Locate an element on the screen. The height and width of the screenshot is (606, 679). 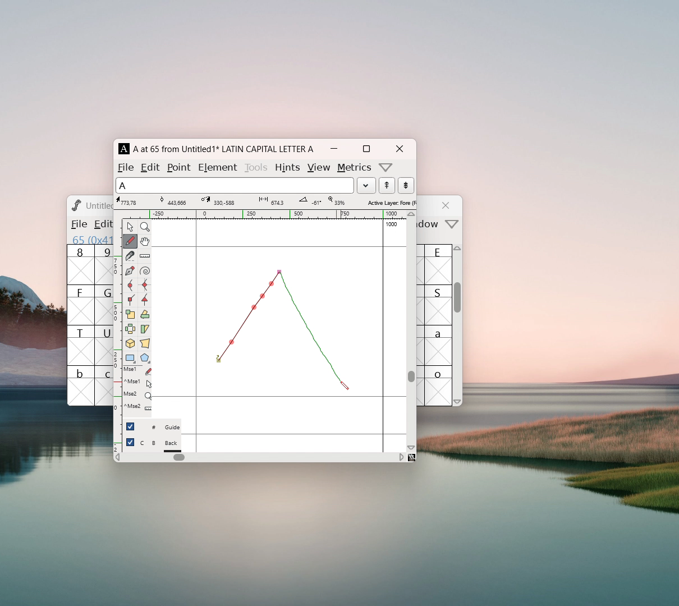
view is located at coordinates (318, 168).